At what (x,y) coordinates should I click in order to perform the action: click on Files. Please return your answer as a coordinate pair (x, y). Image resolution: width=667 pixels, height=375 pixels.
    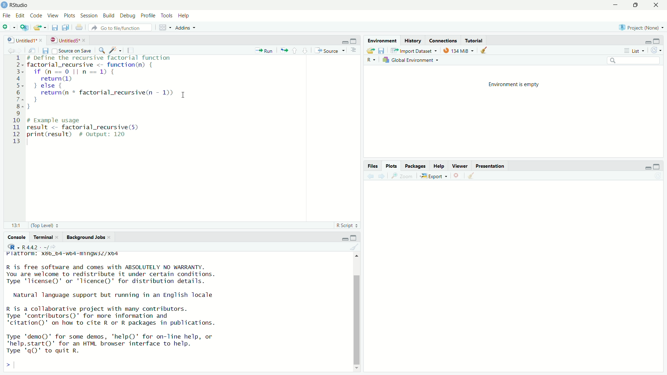
    Looking at the image, I should click on (373, 166).